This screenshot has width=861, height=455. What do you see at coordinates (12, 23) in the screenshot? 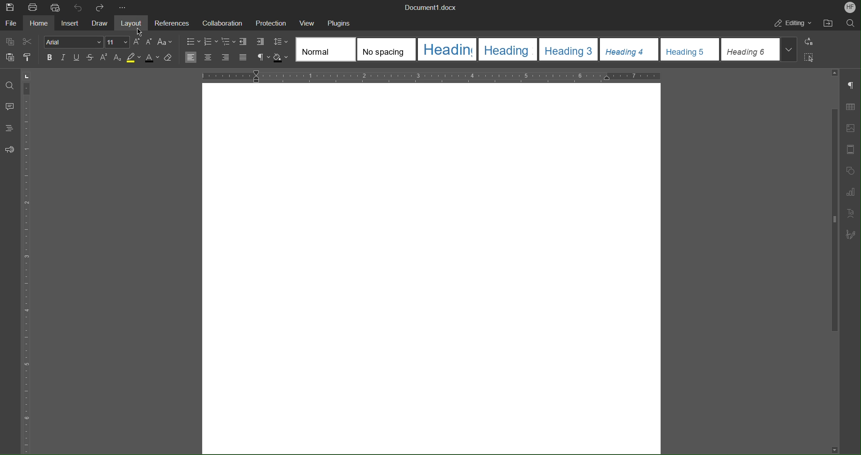
I see `File` at bounding box center [12, 23].